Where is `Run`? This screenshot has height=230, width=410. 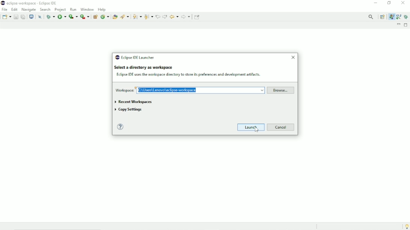
Run is located at coordinates (62, 17).